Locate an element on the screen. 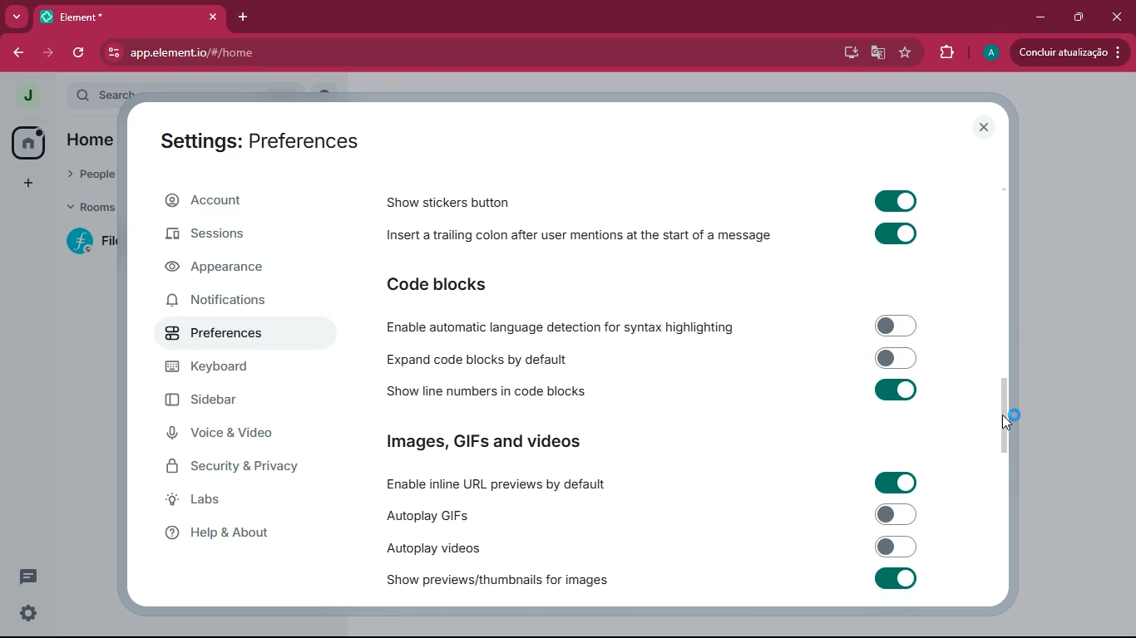  Expand code blocks by default is located at coordinates (478, 360).